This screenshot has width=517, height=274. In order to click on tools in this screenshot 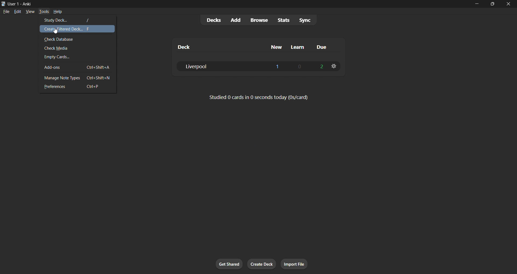, I will do `click(44, 12)`.